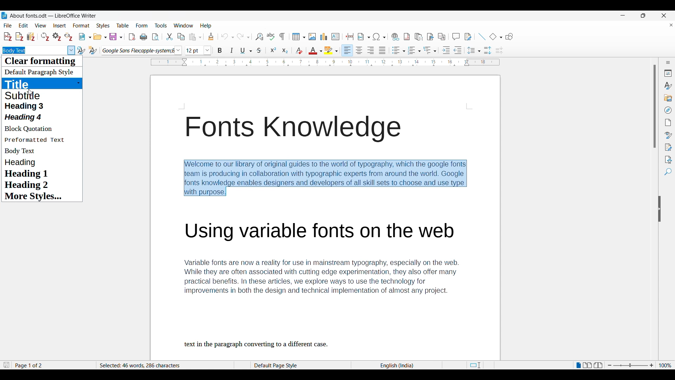 The width and height of the screenshot is (675, 380). I want to click on Redo, so click(243, 37).